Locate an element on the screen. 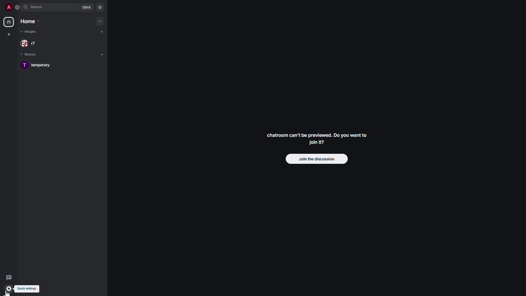 The image size is (526, 296). add is located at coordinates (102, 54).